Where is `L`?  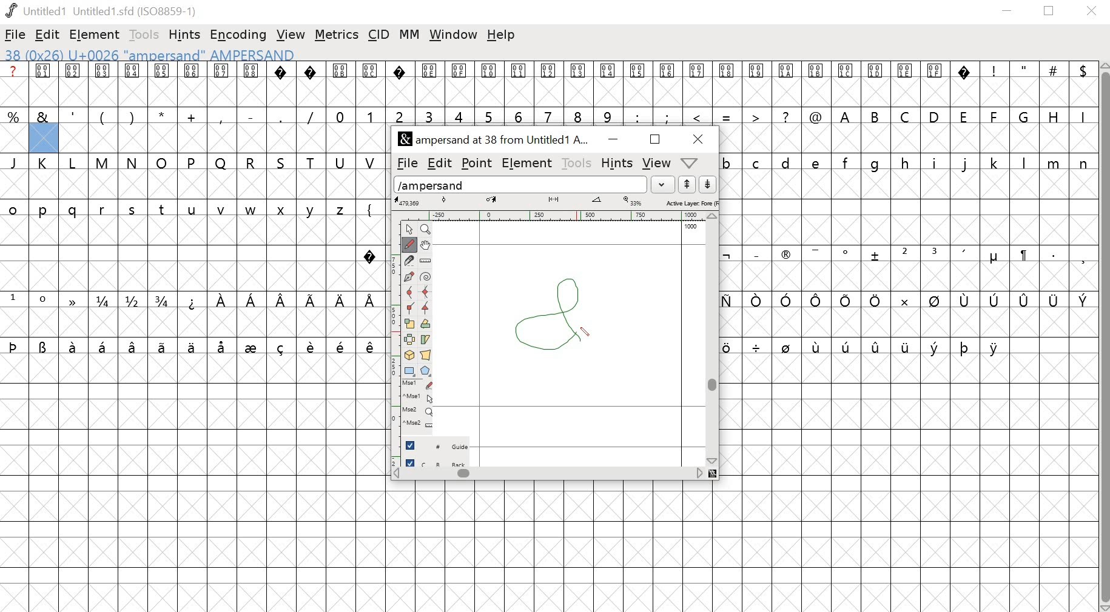 L is located at coordinates (75, 163).